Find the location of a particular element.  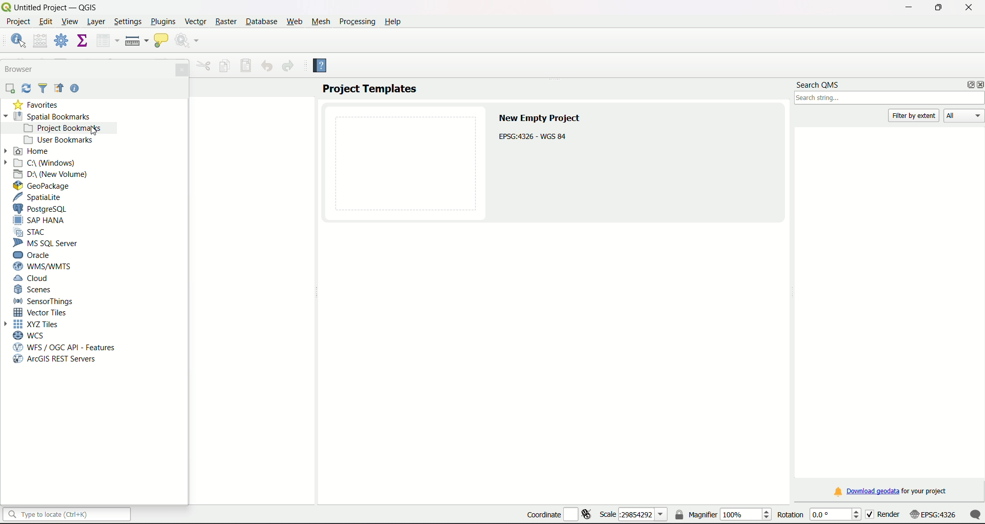

Close is located at coordinates (181, 70).